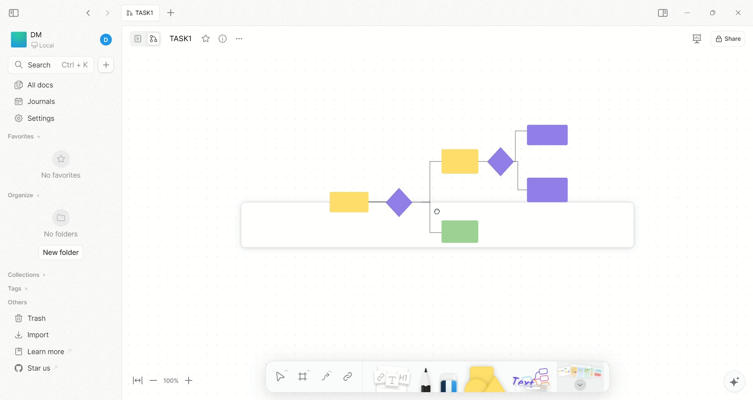  I want to click on minimize, so click(686, 14).